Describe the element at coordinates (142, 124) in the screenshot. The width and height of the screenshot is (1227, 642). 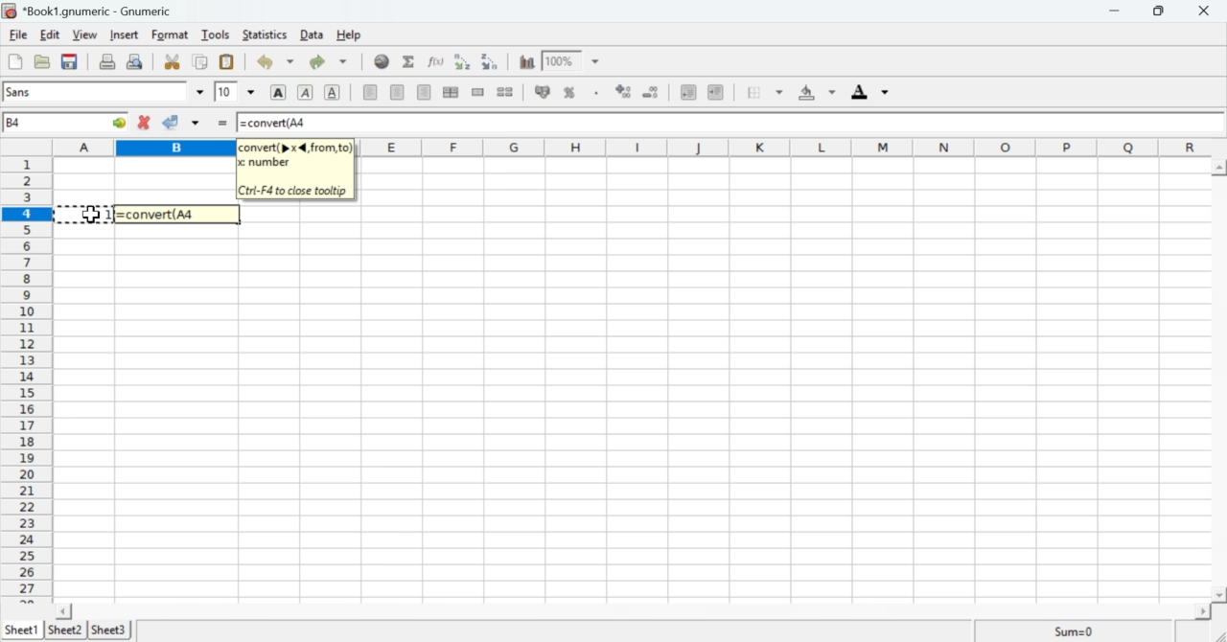
I see `Cancel change` at that location.